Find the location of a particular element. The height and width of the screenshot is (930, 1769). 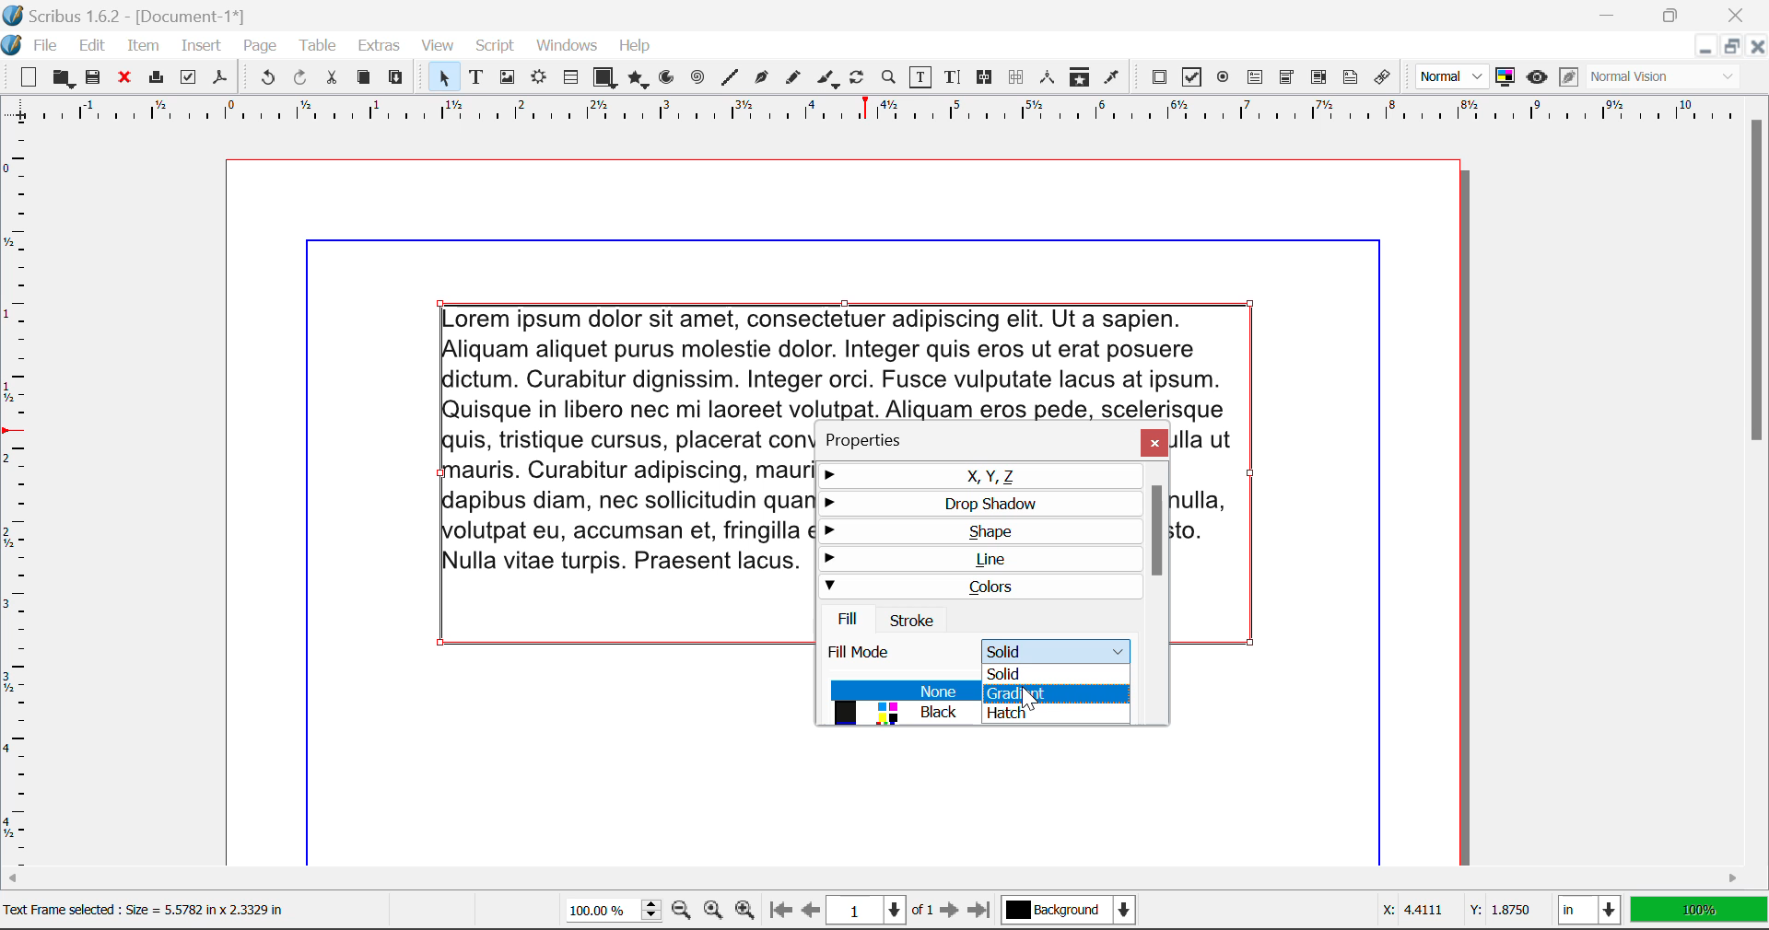

Tables is located at coordinates (570, 79).